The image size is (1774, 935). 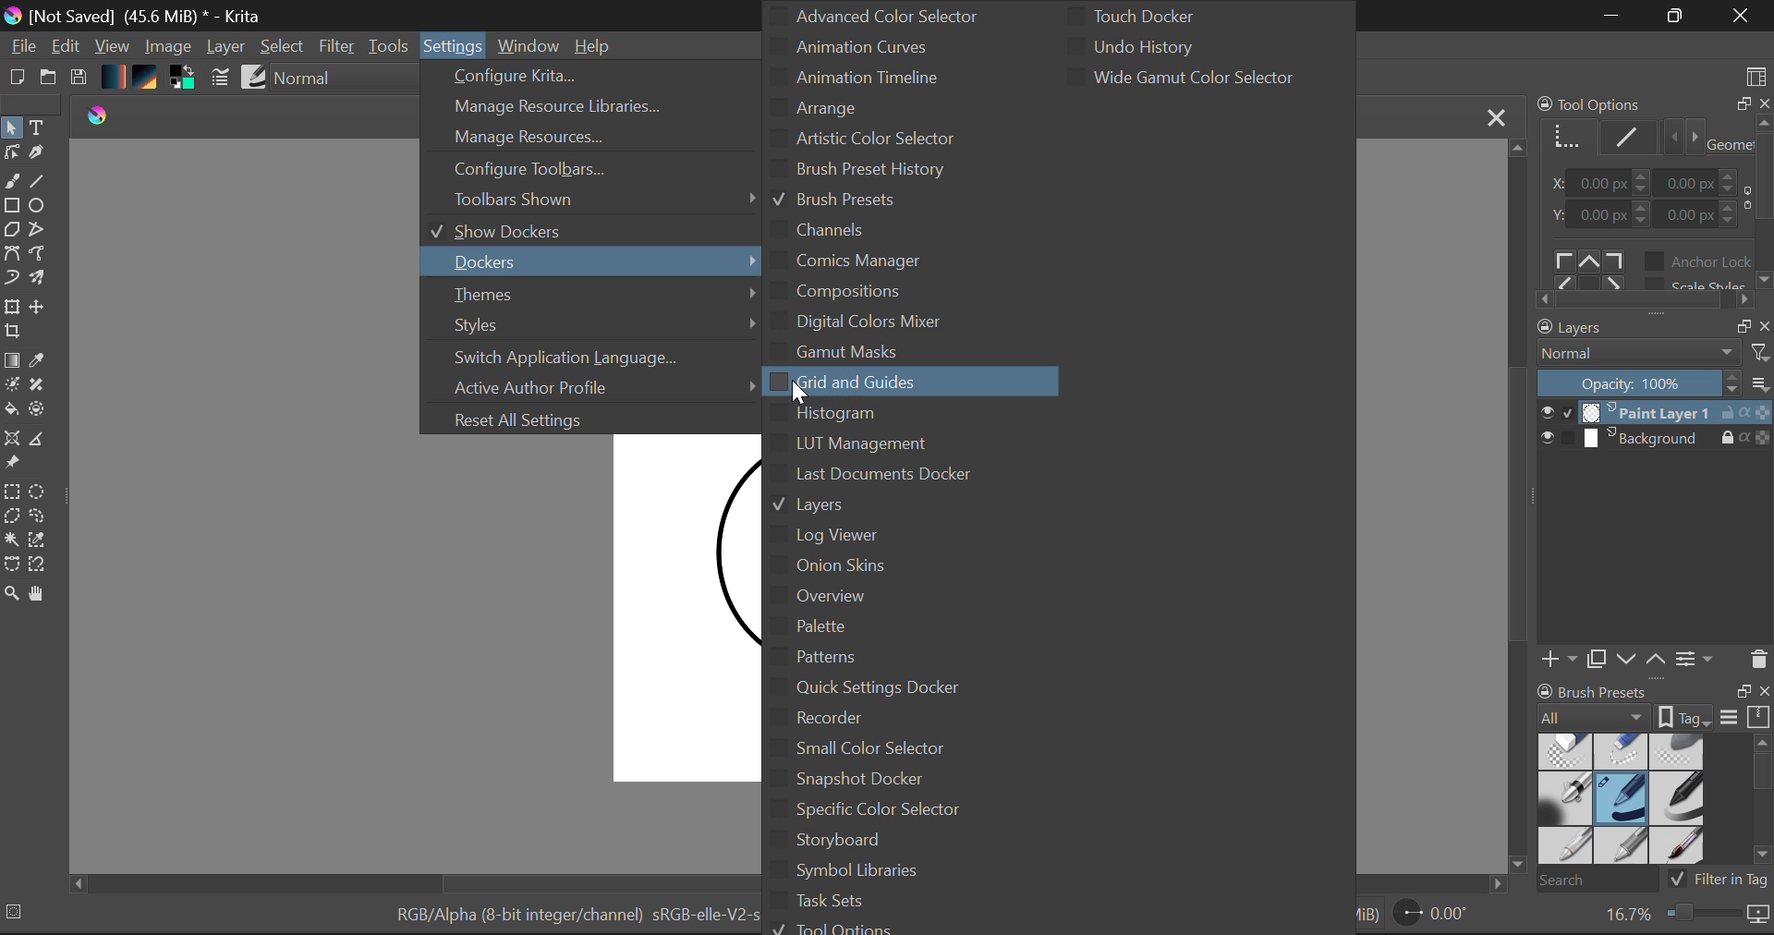 What do you see at coordinates (1762, 800) in the screenshot?
I see `Docket Scroll Bar` at bounding box center [1762, 800].